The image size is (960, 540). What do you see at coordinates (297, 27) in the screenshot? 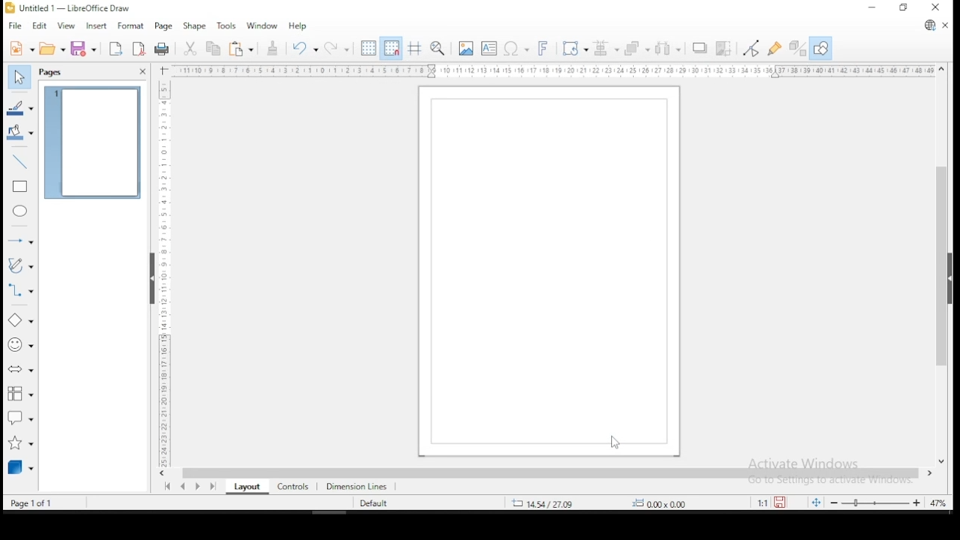
I see `help` at bounding box center [297, 27].